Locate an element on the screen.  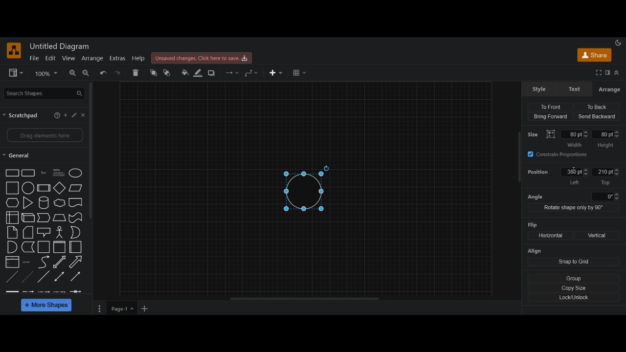
help is located at coordinates (138, 59).